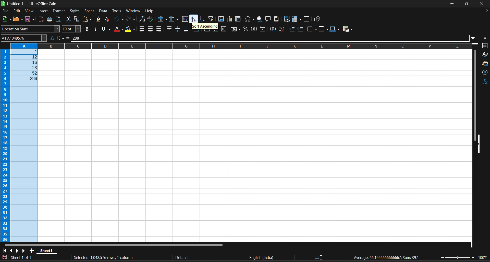  I want to click on maximize, so click(468, 4).